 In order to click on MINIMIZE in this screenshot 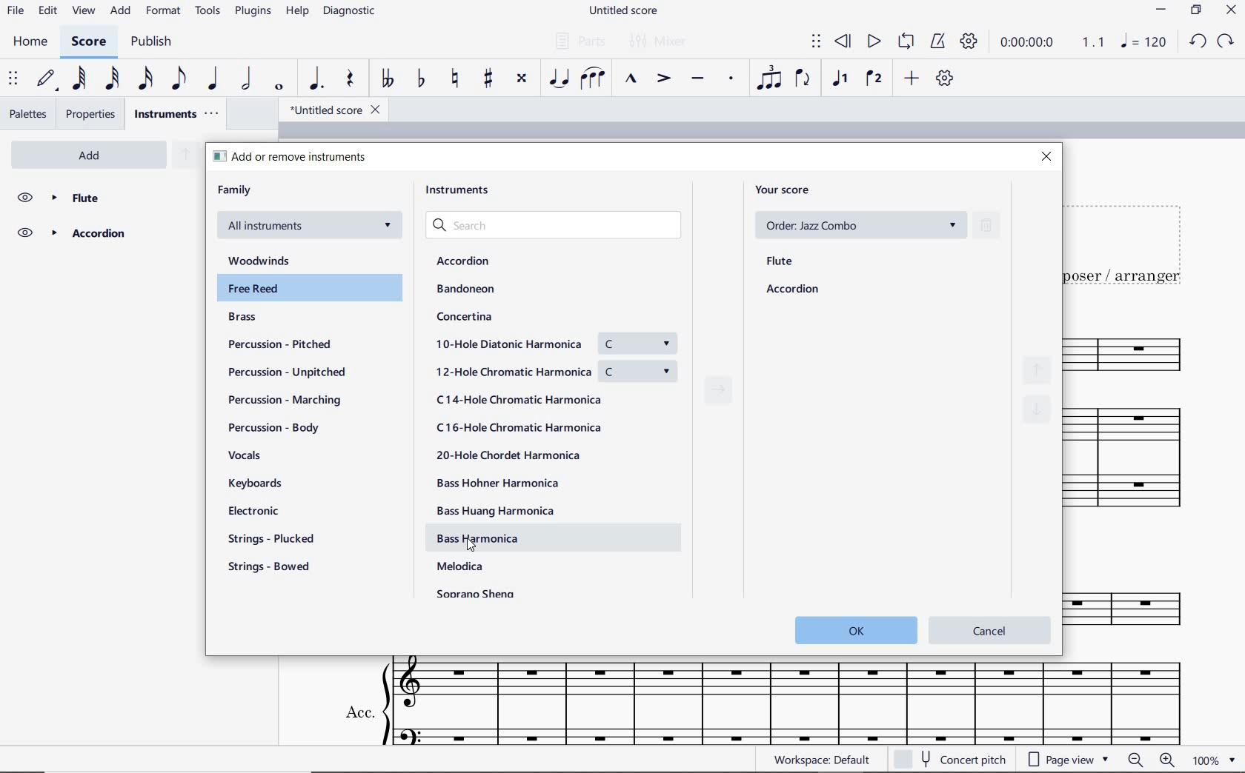, I will do `click(1163, 10)`.